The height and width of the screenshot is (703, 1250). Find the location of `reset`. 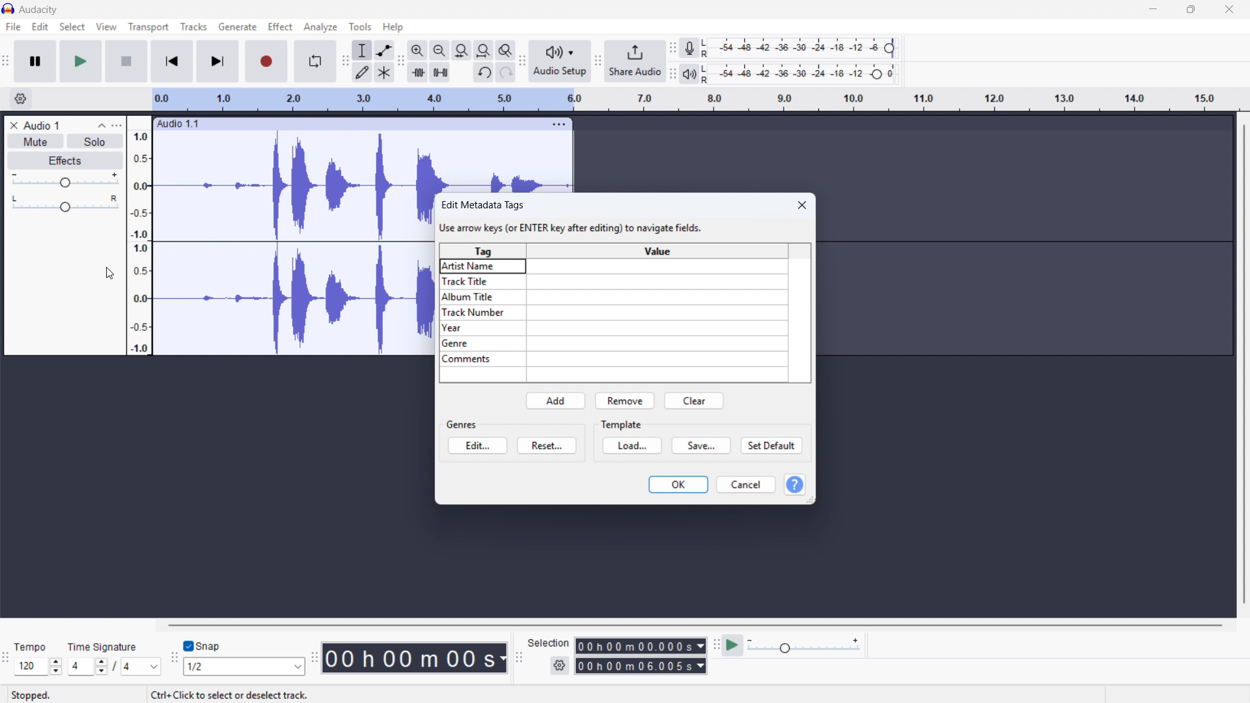

reset is located at coordinates (548, 446).